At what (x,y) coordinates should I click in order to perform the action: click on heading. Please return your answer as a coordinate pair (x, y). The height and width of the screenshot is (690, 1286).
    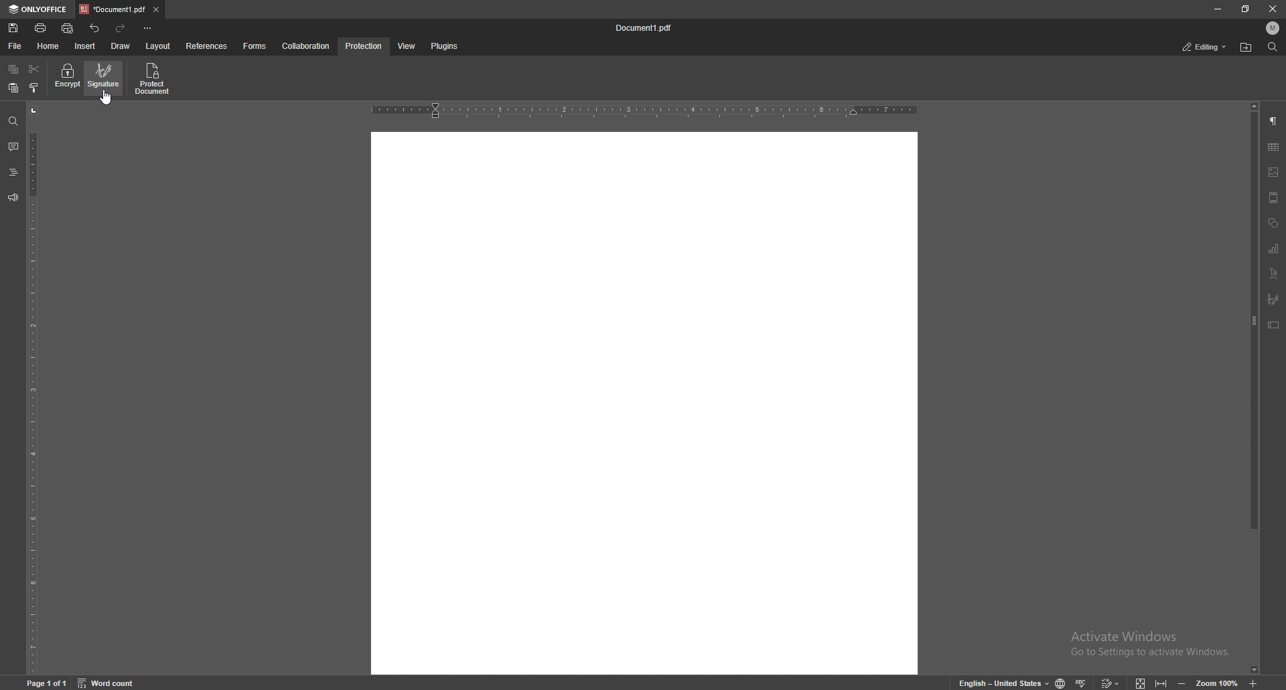
    Looking at the image, I should click on (13, 174).